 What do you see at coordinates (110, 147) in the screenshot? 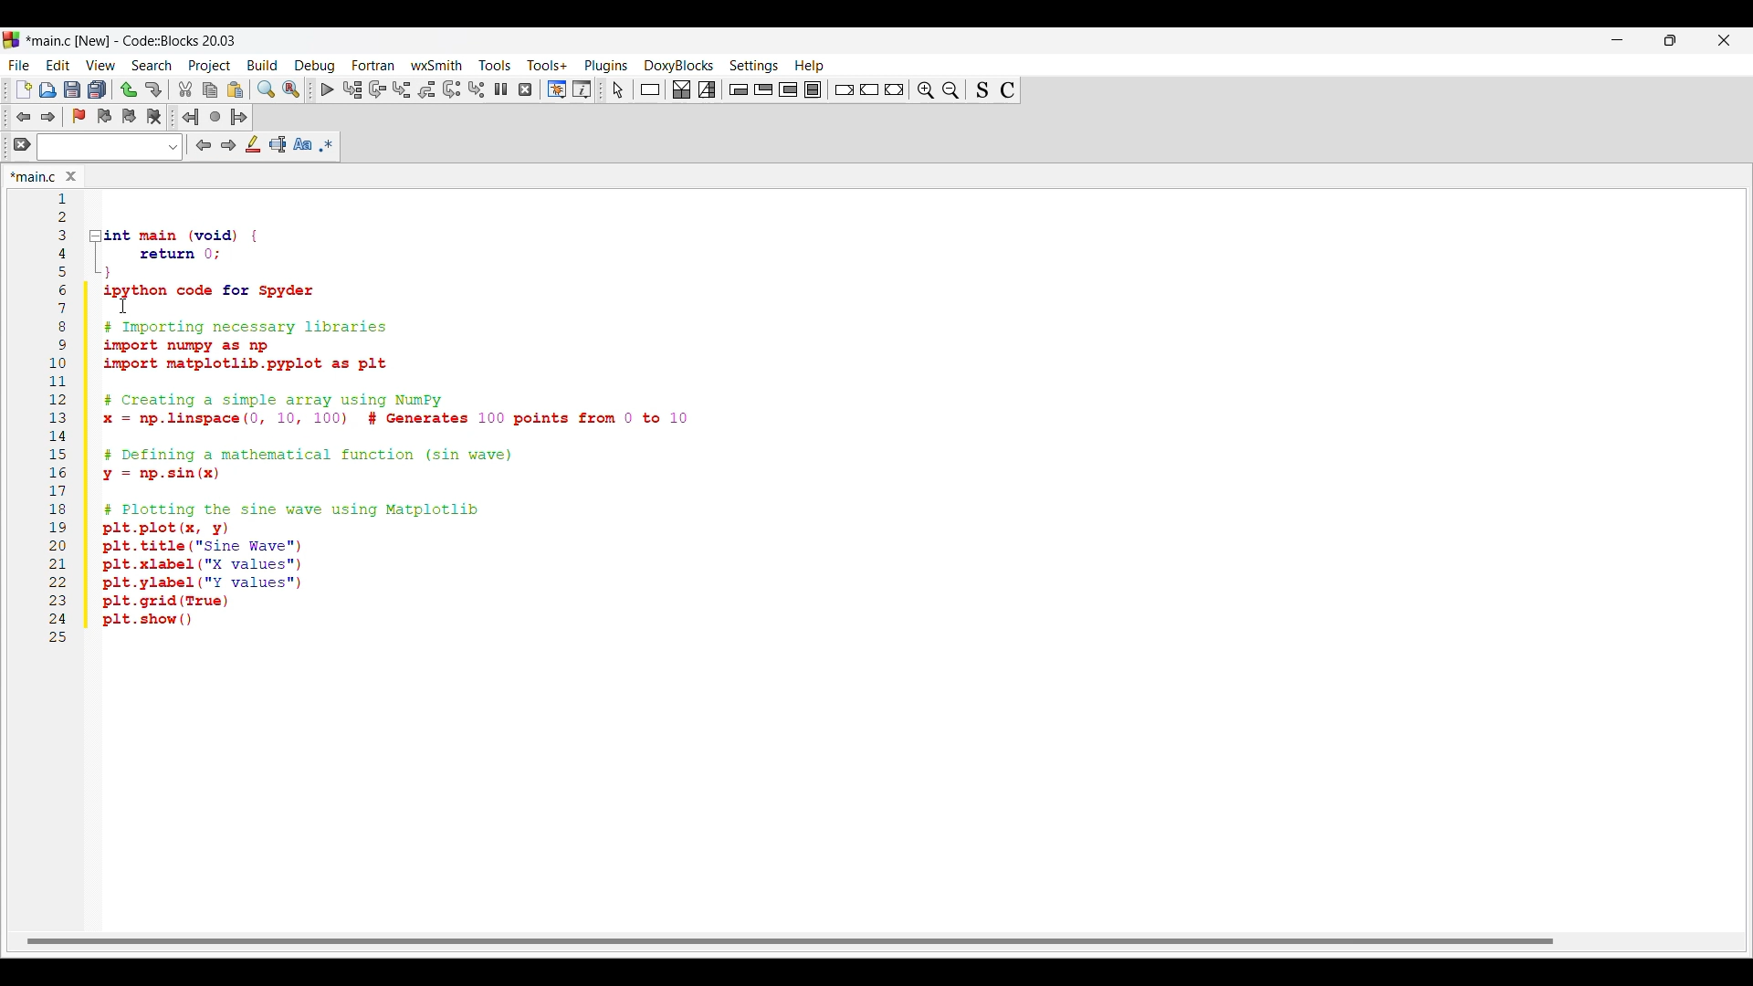
I see `Text box and text options` at bounding box center [110, 147].